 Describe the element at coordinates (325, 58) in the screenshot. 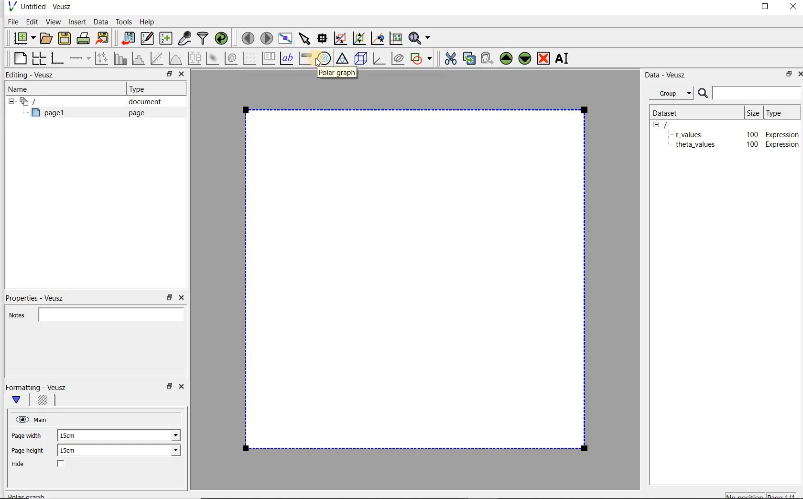

I see `polar graph` at that location.